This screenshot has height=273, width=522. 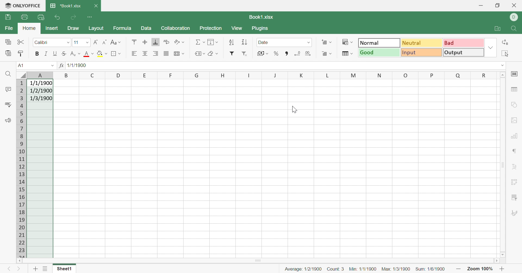 What do you see at coordinates (167, 53) in the screenshot?
I see `Justified` at bounding box center [167, 53].